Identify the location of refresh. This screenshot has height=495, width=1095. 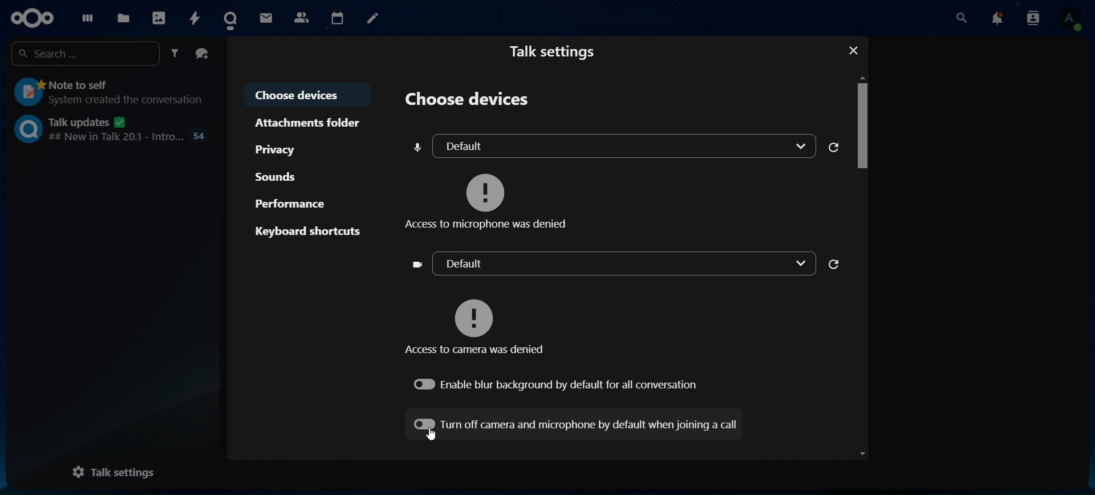
(838, 265).